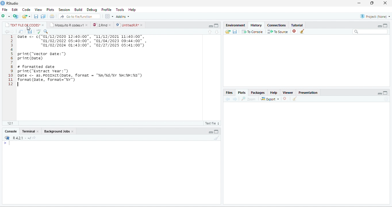  What do you see at coordinates (42, 56) in the screenshot?
I see `print(“vector Date:")print (Date)` at bounding box center [42, 56].